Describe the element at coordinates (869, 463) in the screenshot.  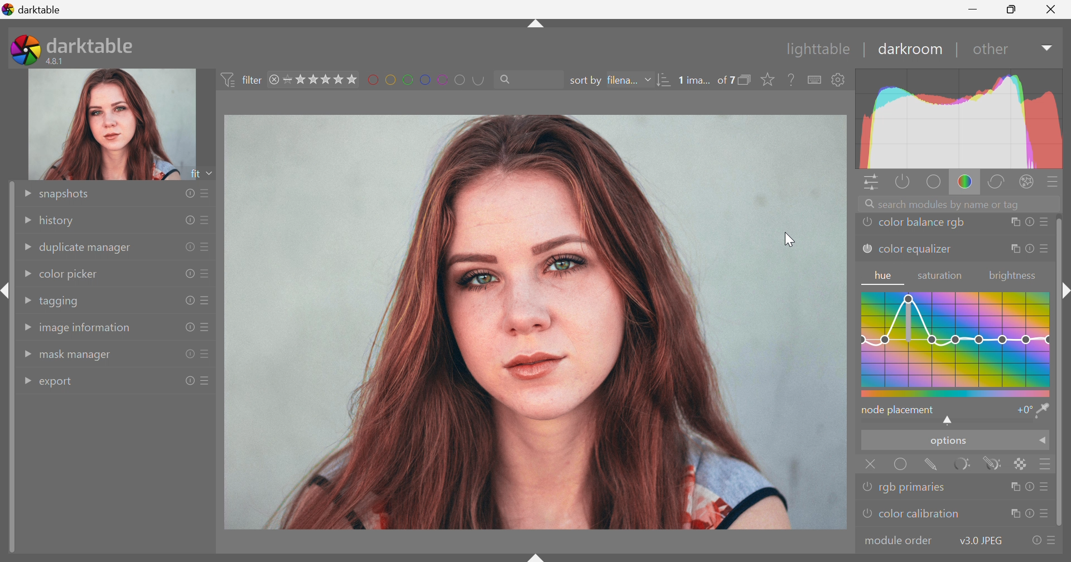
I see `Close` at that location.